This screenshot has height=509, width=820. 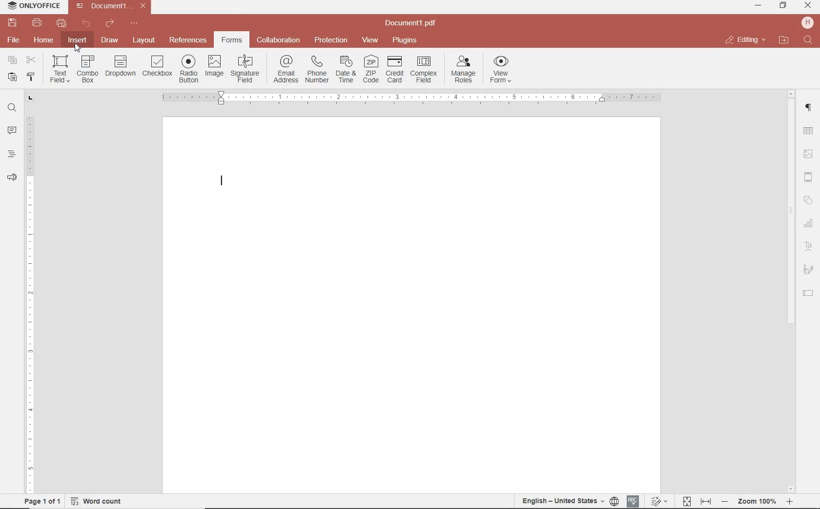 What do you see at coordinates (745, 40) in the screenshot?
I see `close` at bounding box center [745, 40].